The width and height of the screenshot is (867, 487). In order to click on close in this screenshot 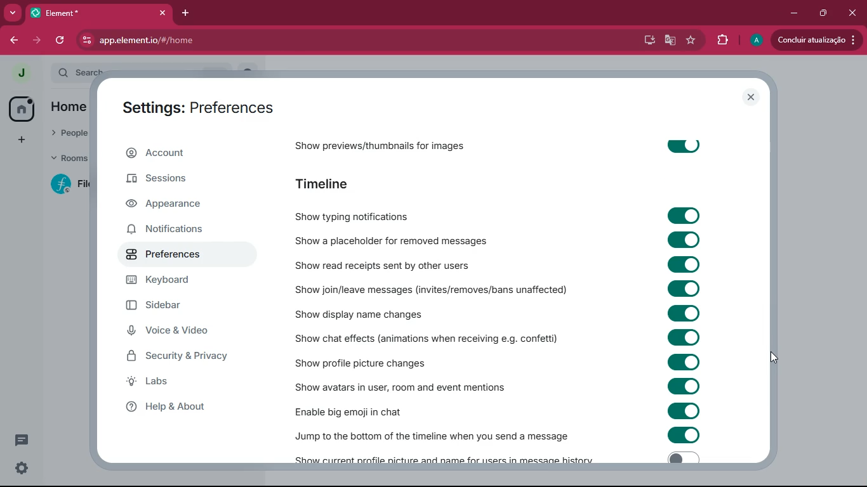, I will do `click(751, 98)`.